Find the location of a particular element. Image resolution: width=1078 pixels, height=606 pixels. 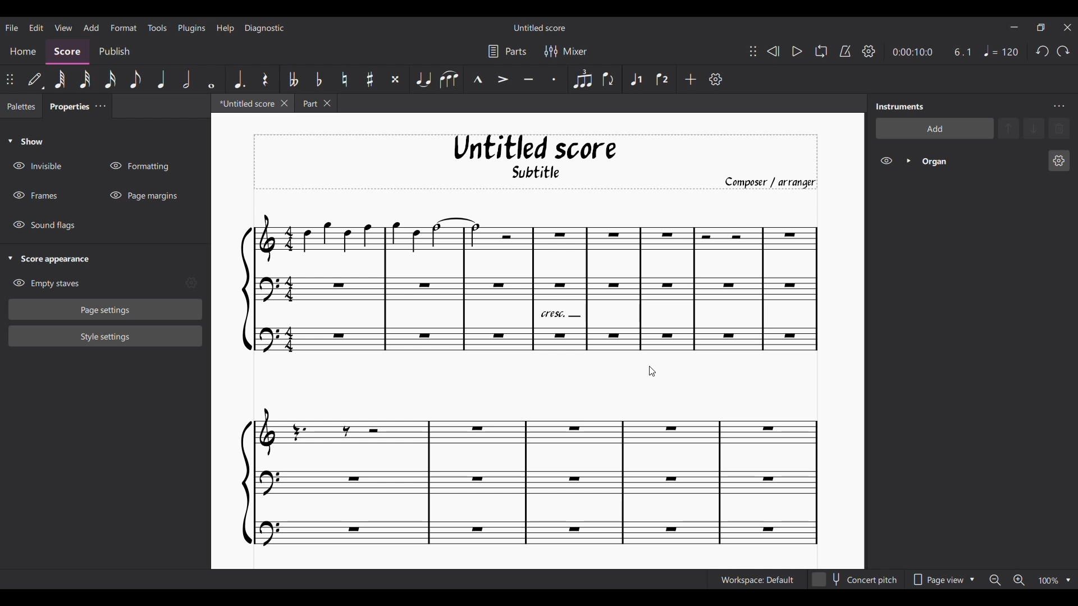

Tie is located at coordinates (423, 79).